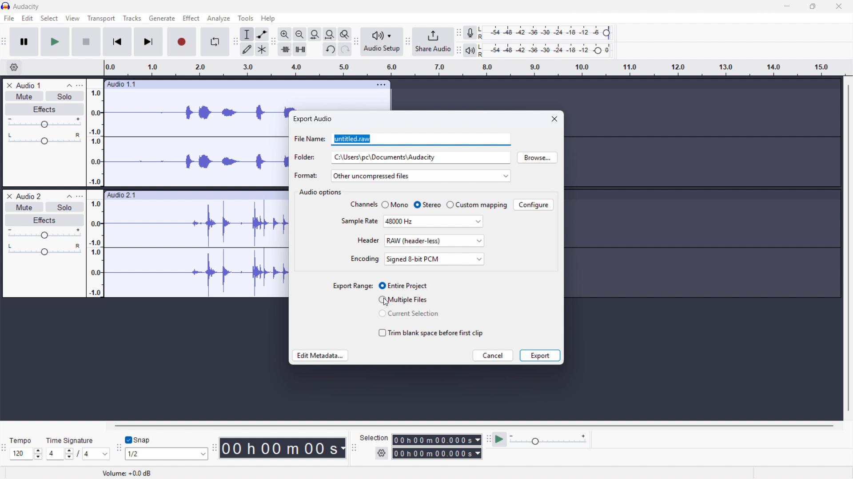 This screenshot has height=479, width=853. I want to click on Audio 2, so click(28, 196).